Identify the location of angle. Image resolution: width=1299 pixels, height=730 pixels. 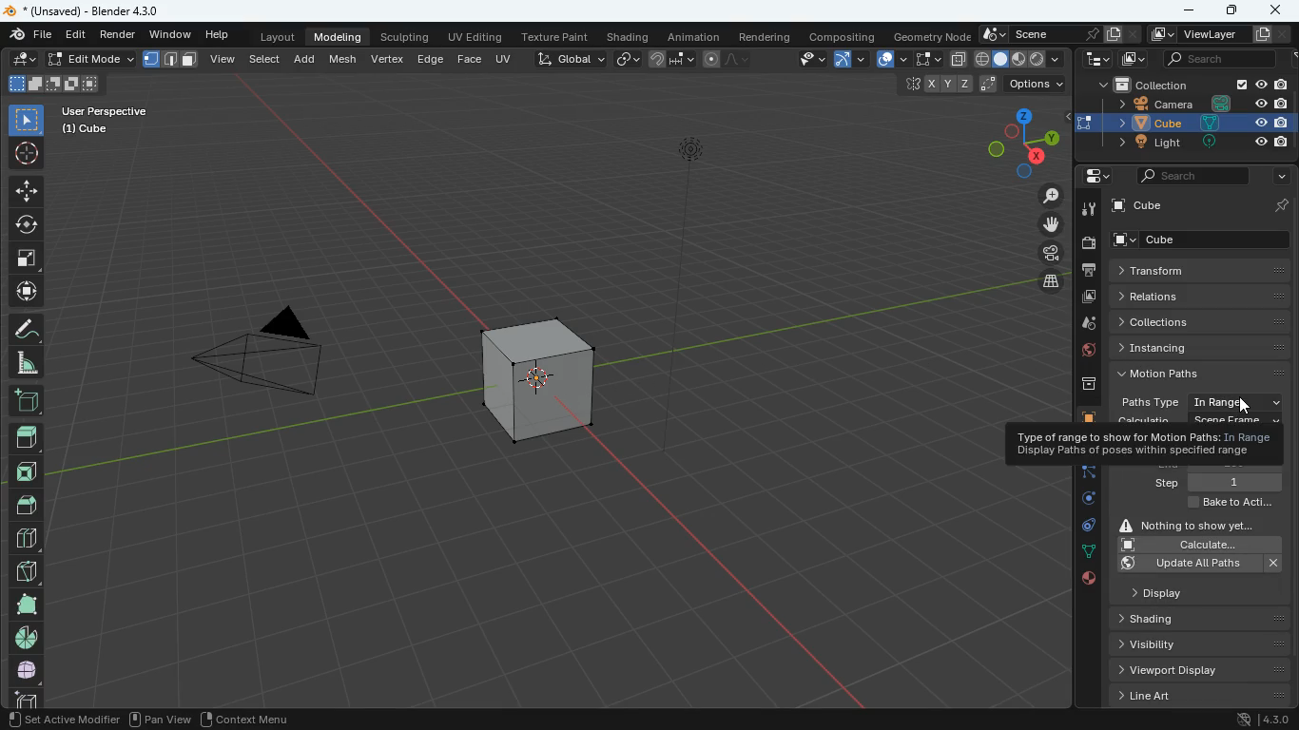
(29, 362).